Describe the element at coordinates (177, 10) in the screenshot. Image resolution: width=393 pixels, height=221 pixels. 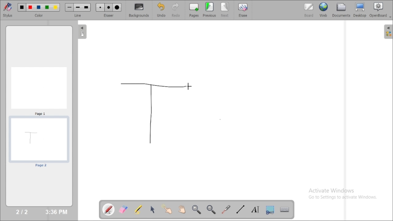
I see `redo` at that location.